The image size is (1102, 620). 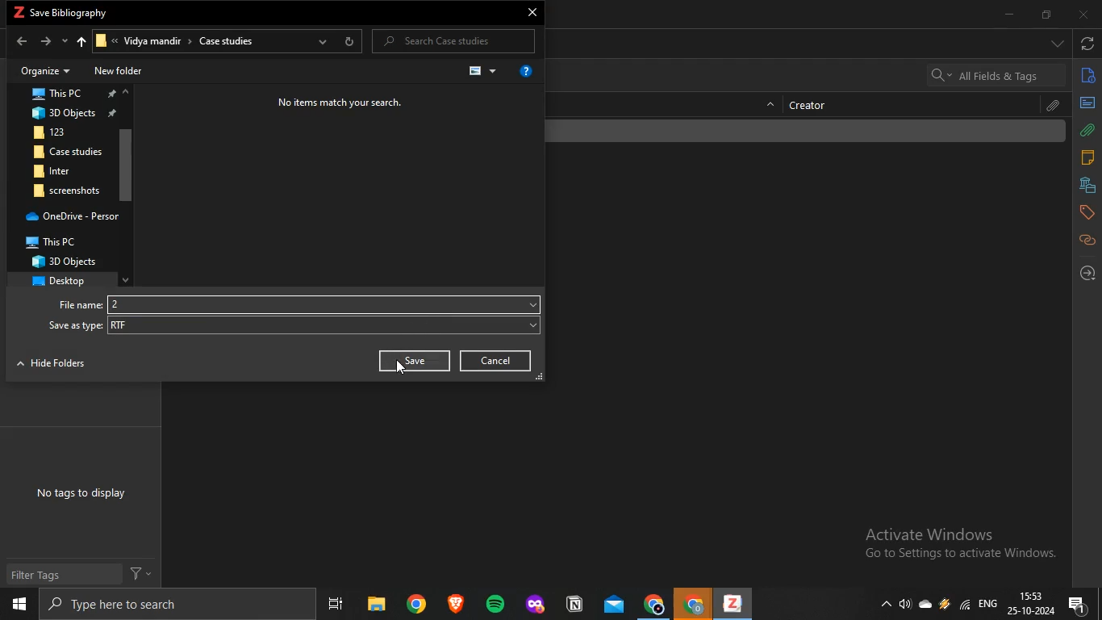 What do you see at coordinates (537, 605) in the screenshot?
I see `application` at bounding box center [537, 605].